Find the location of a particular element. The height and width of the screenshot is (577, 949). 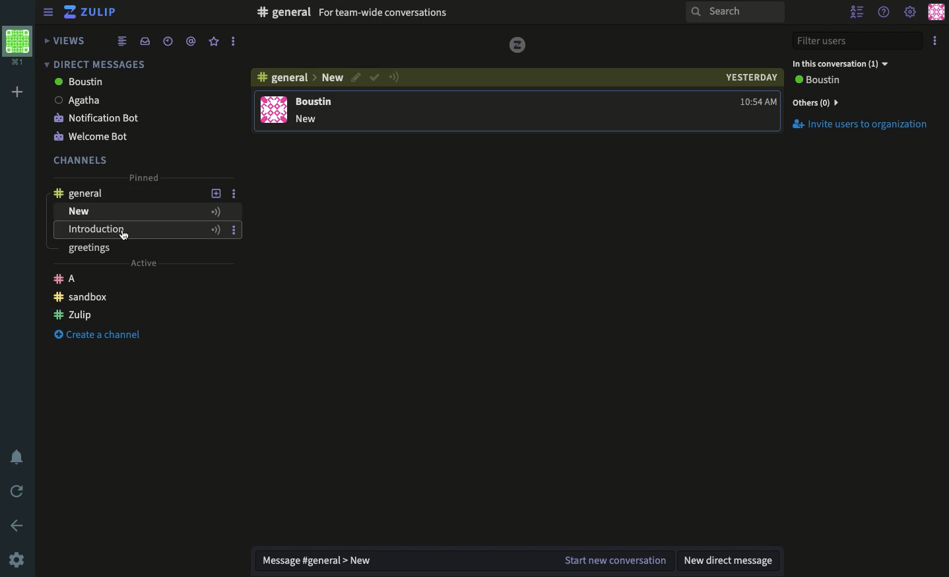

In this conversation is located at coordinates (839, 63).